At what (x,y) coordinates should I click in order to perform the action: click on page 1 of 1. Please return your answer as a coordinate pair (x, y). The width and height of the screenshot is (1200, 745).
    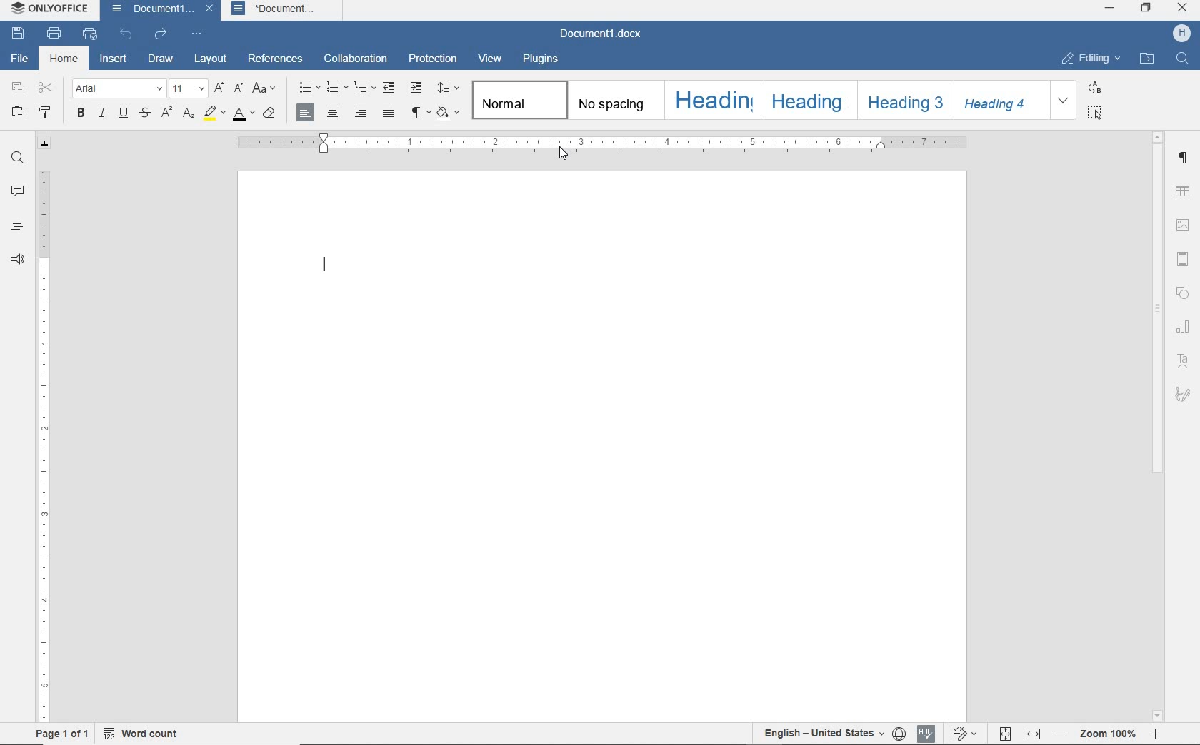
    Looking at the image, I should click on (60, 734).